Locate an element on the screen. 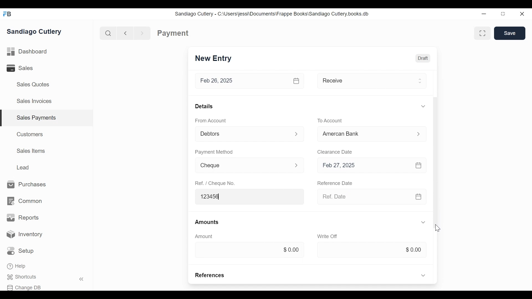 This screenshot has height=299, width=532. Restore is located at coordinates (503, 14).